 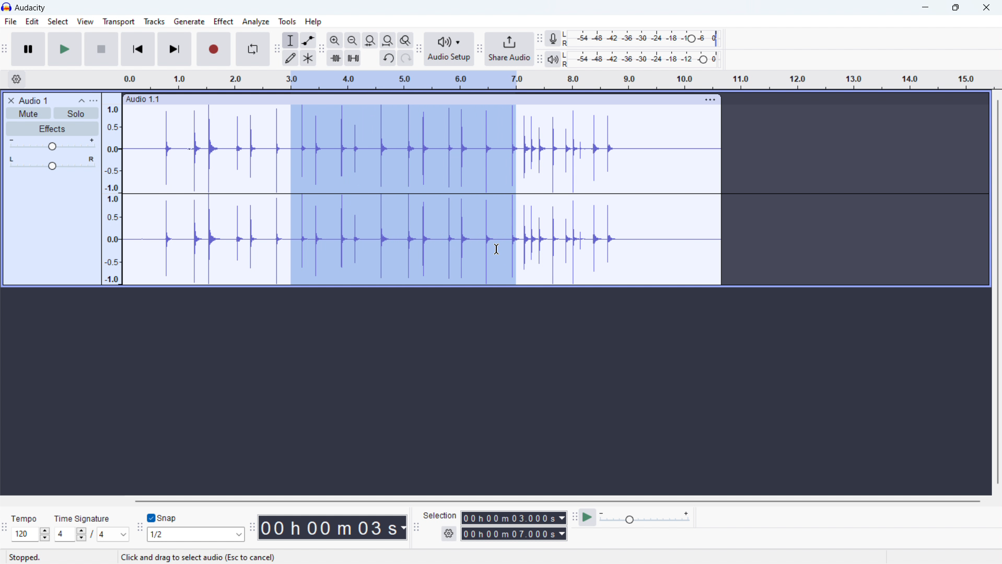 What do you see at coordinates (646, 517) in the screenshot?
I see `playback speed` at bounding box center [646, 517].